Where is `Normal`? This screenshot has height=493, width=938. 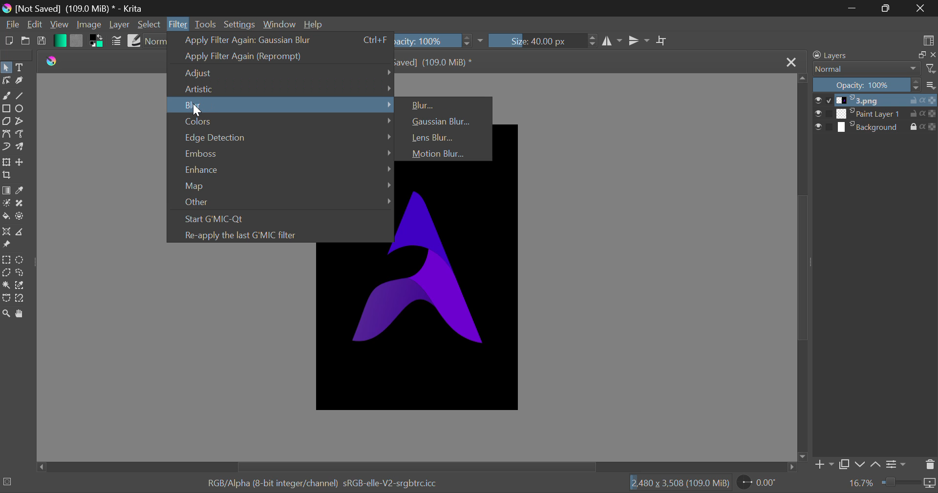
Normal is located at coordinates (874, 69).